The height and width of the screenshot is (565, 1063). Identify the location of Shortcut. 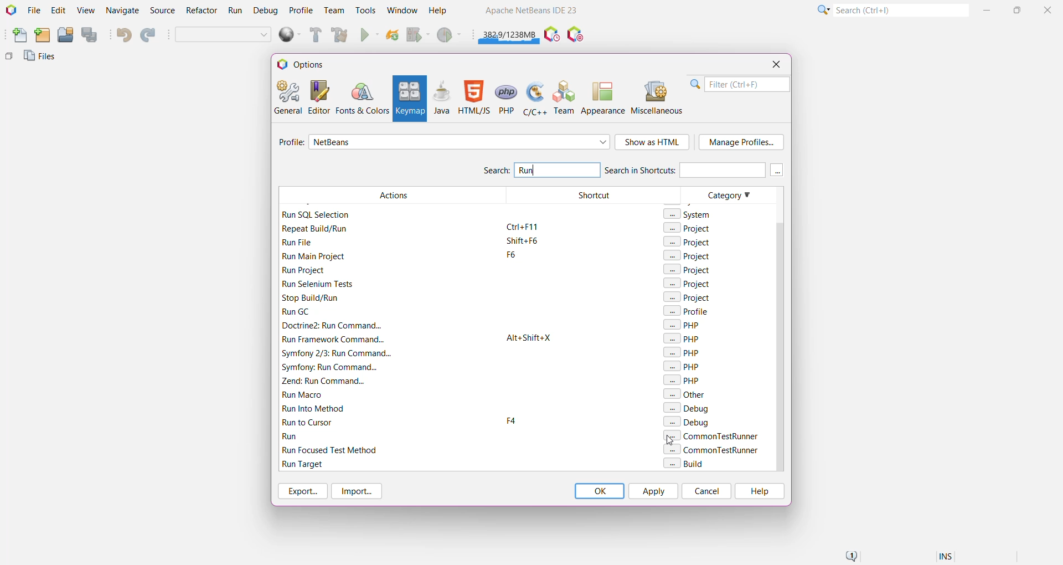
(594, 329).